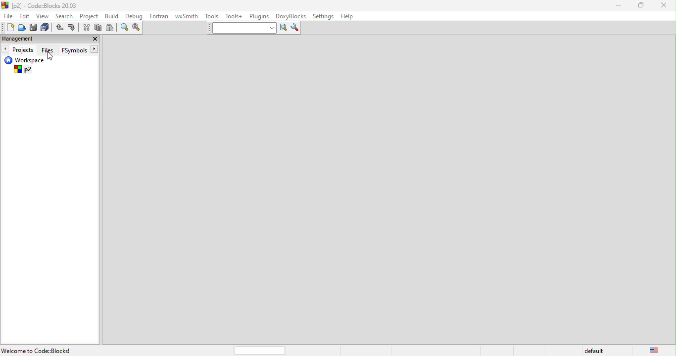 The image size is (676, 356). What do you see at coordinates (9, 16) in the screenshot?
I see `file` at bounding box center [9, 16].